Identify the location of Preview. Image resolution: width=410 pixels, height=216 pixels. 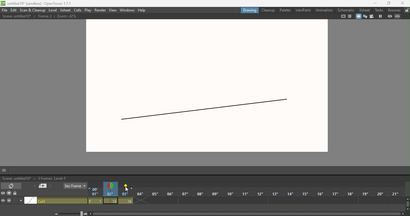
(390, 16).